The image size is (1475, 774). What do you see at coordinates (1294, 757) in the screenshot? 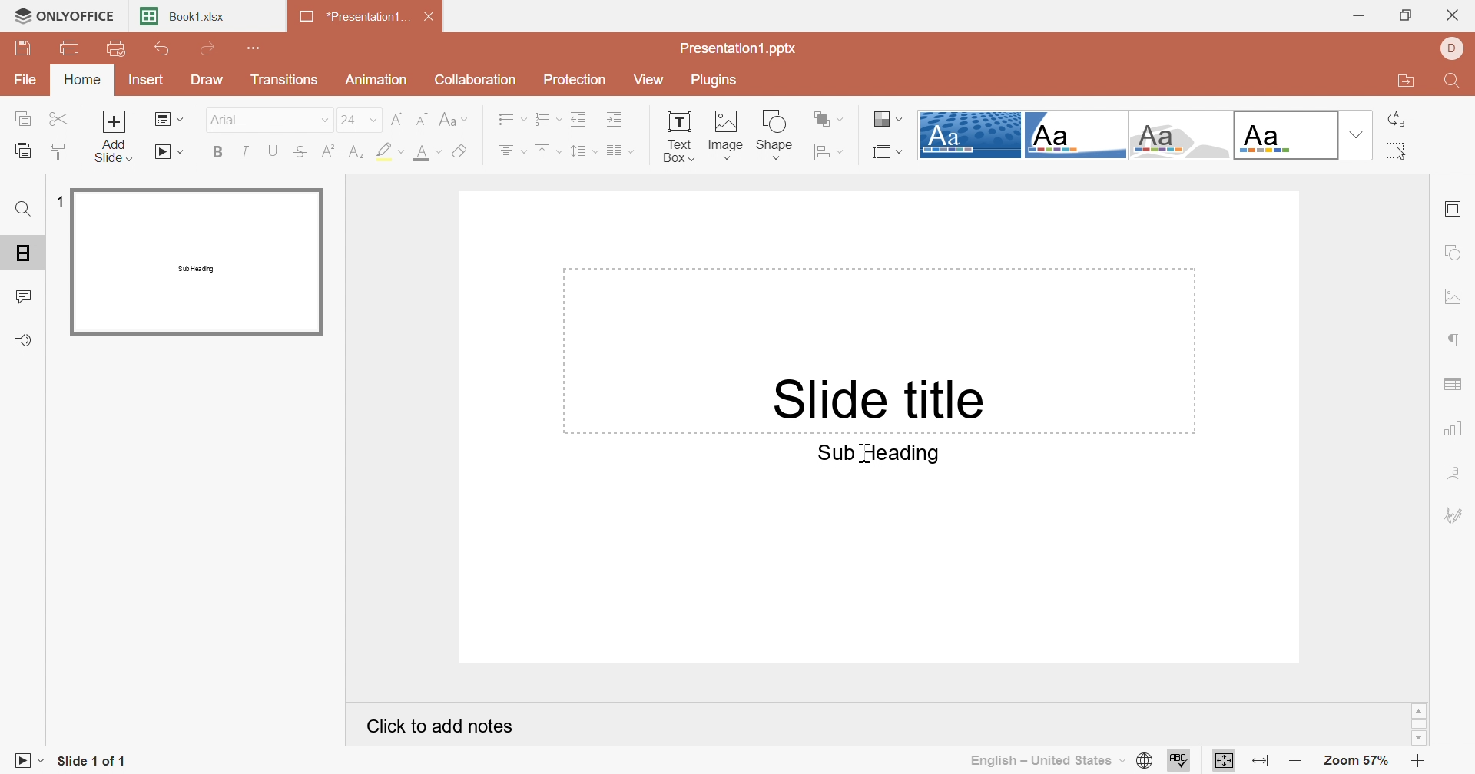
I see `Zoom out` at bounding box center [1294, 757].